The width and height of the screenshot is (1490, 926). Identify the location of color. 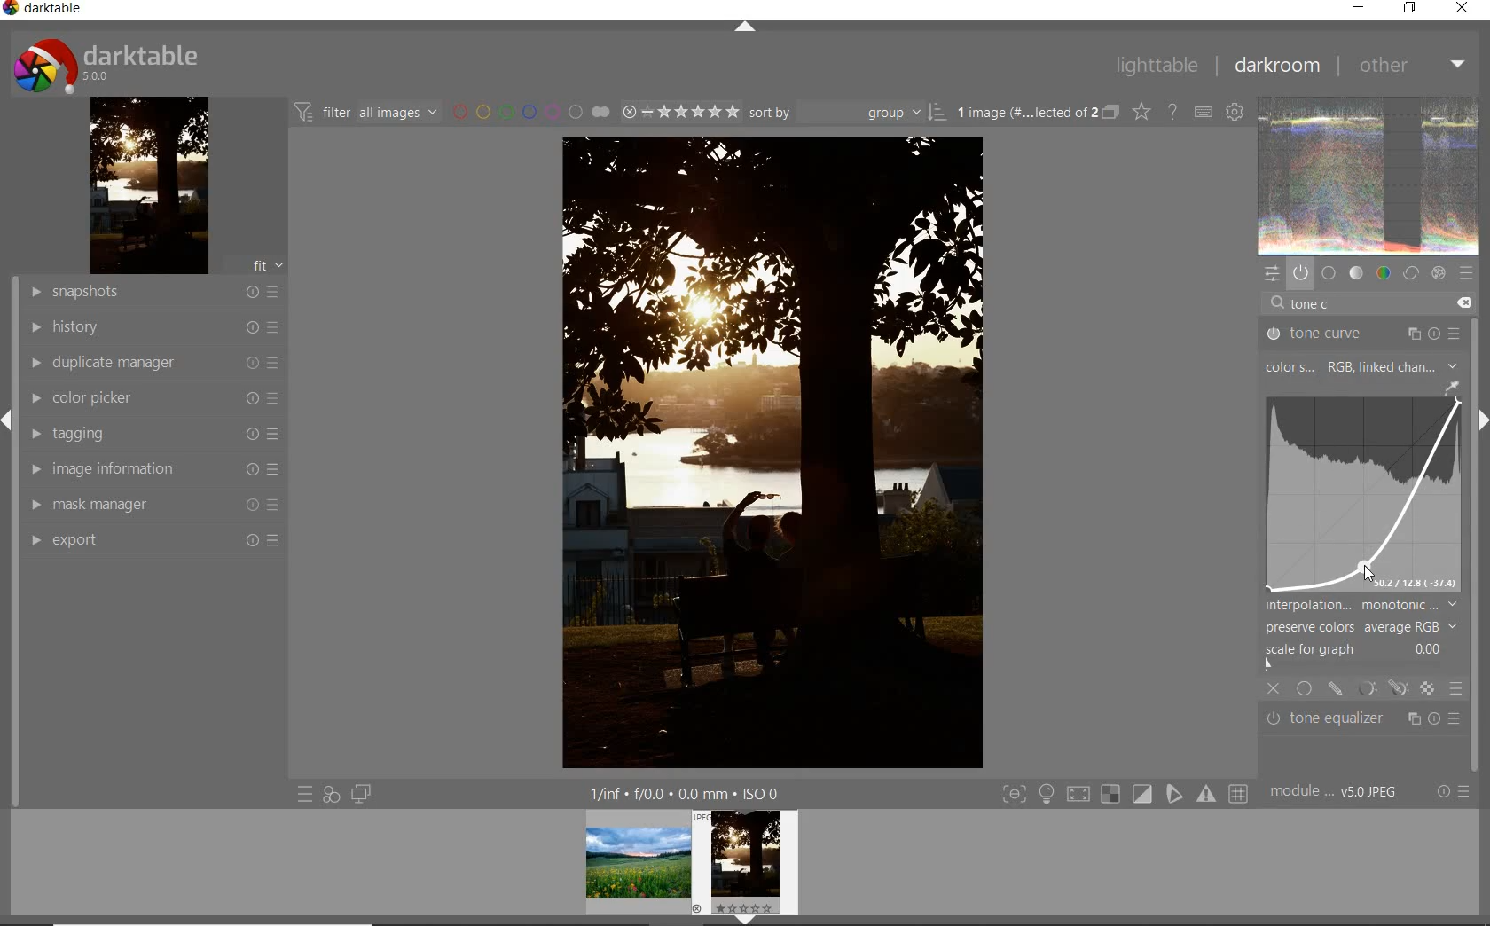
(1384, 271).